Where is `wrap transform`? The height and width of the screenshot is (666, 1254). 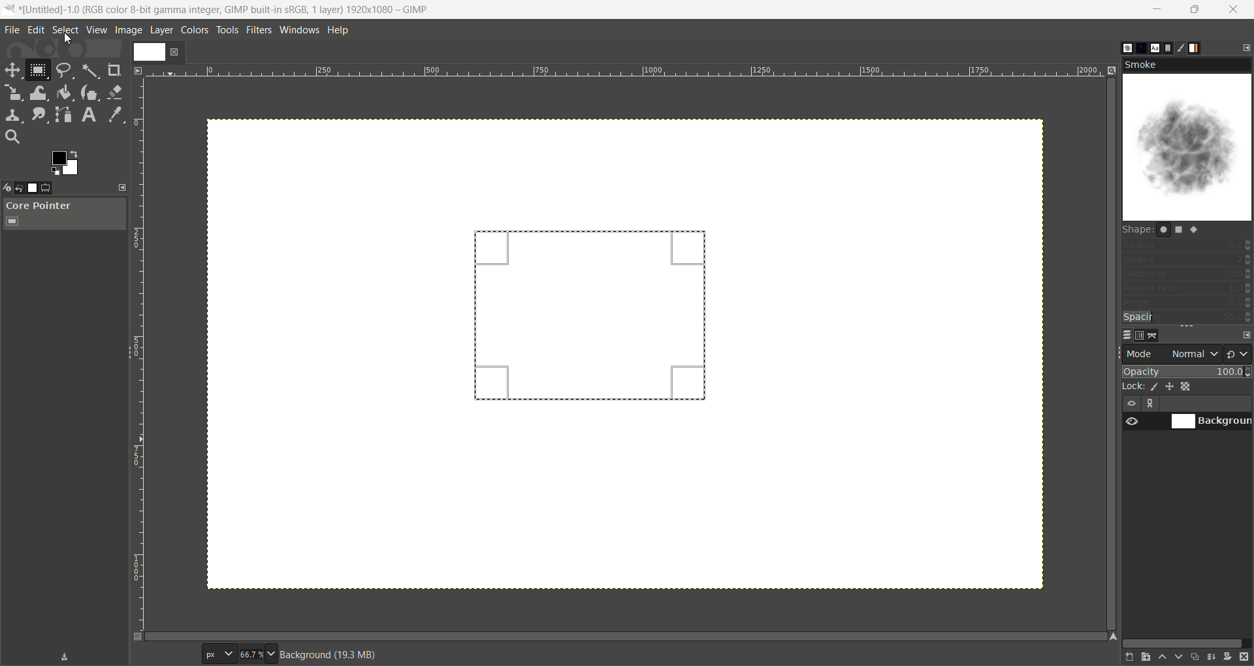 wrap transform is located at coordinates (39, 92).